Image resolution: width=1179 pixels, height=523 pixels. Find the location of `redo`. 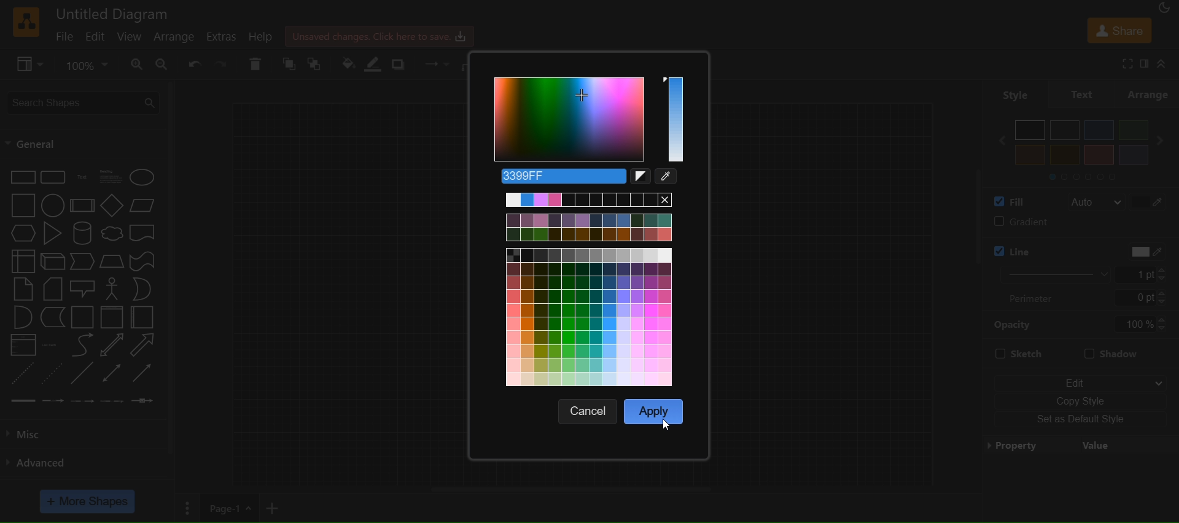

redo is located at coordinates (224, 63).